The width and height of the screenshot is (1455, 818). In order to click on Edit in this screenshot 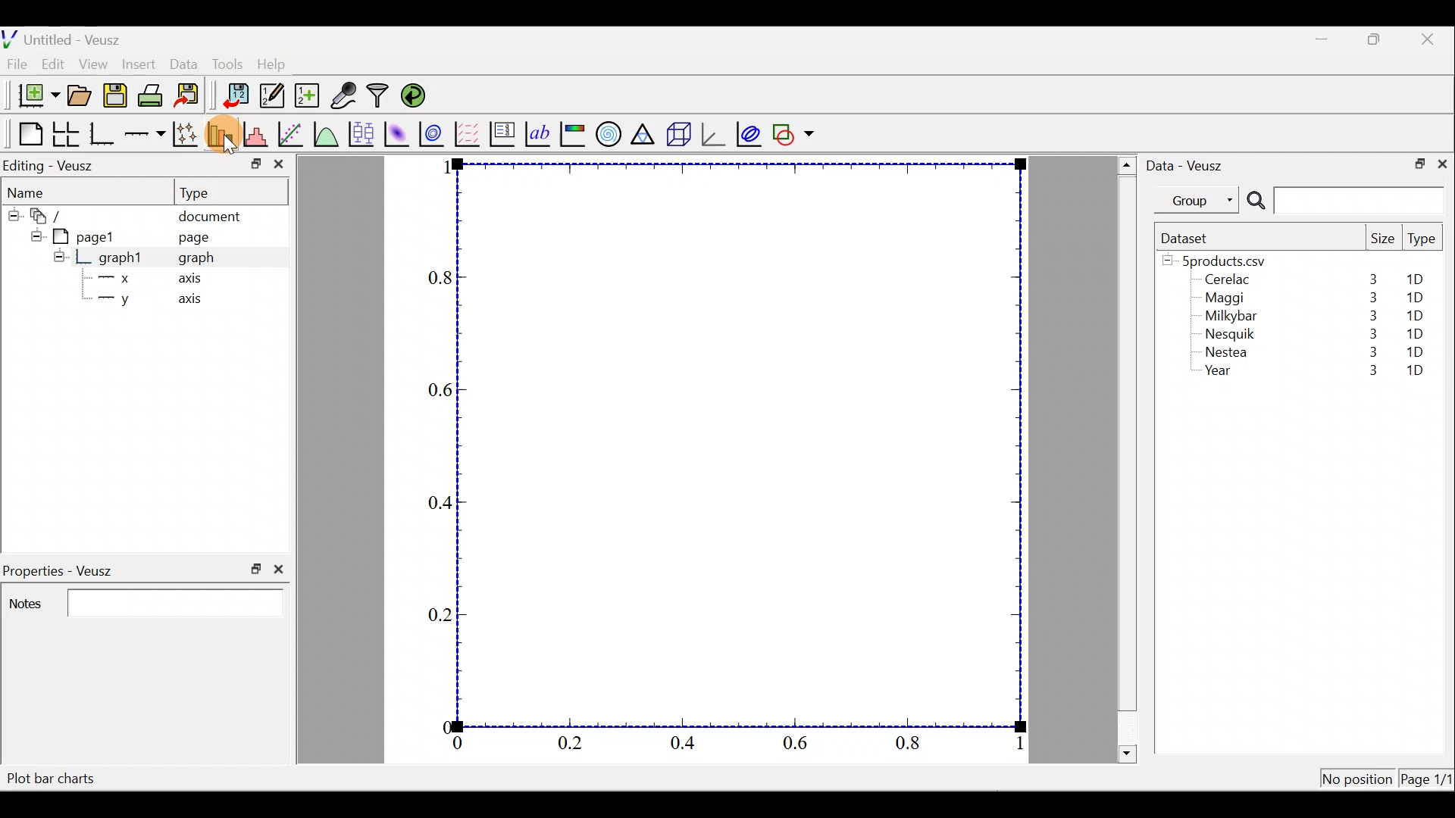, I will do `click(53, 63)`.